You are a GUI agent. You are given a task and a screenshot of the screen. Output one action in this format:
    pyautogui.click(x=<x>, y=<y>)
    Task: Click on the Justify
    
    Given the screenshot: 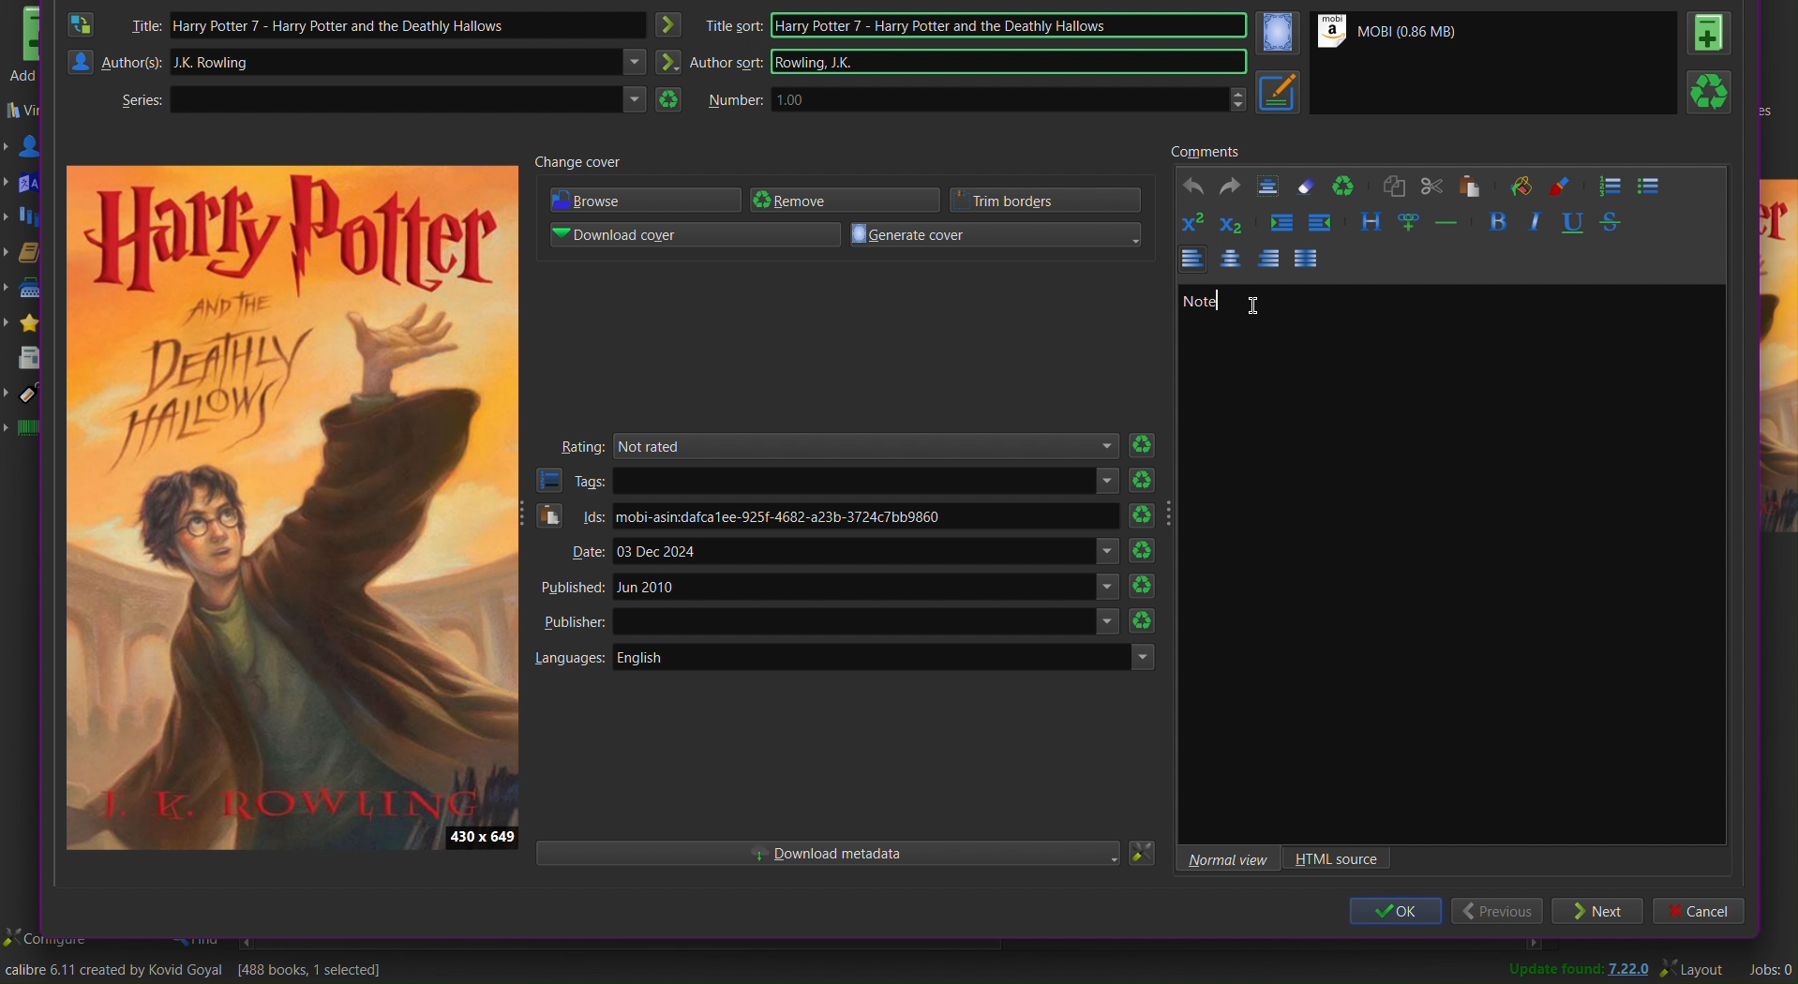 What is the action you would take?
    pyautogui.click(x=1305, y=259)
    